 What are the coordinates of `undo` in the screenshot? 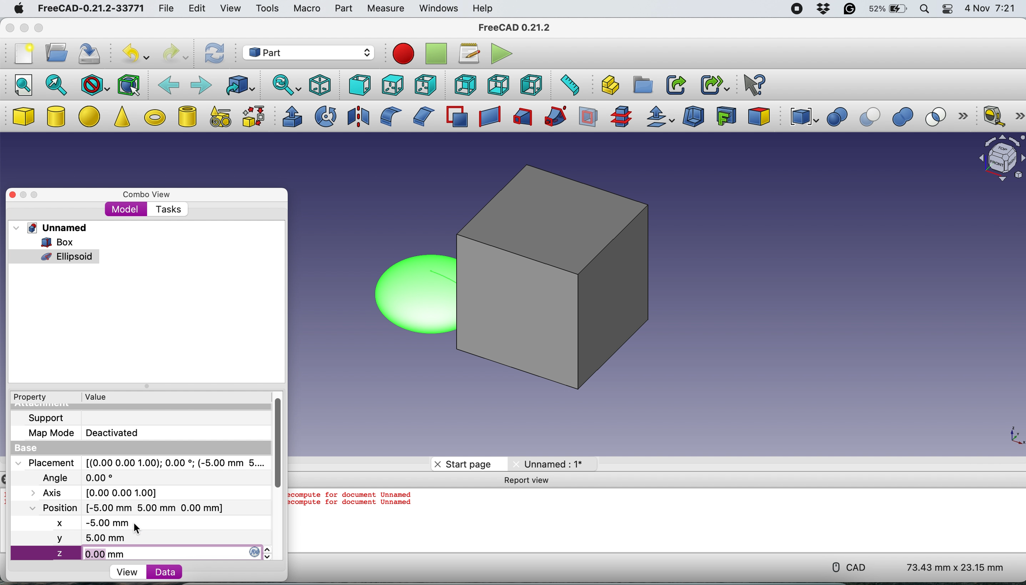 It's located at (133, 53).